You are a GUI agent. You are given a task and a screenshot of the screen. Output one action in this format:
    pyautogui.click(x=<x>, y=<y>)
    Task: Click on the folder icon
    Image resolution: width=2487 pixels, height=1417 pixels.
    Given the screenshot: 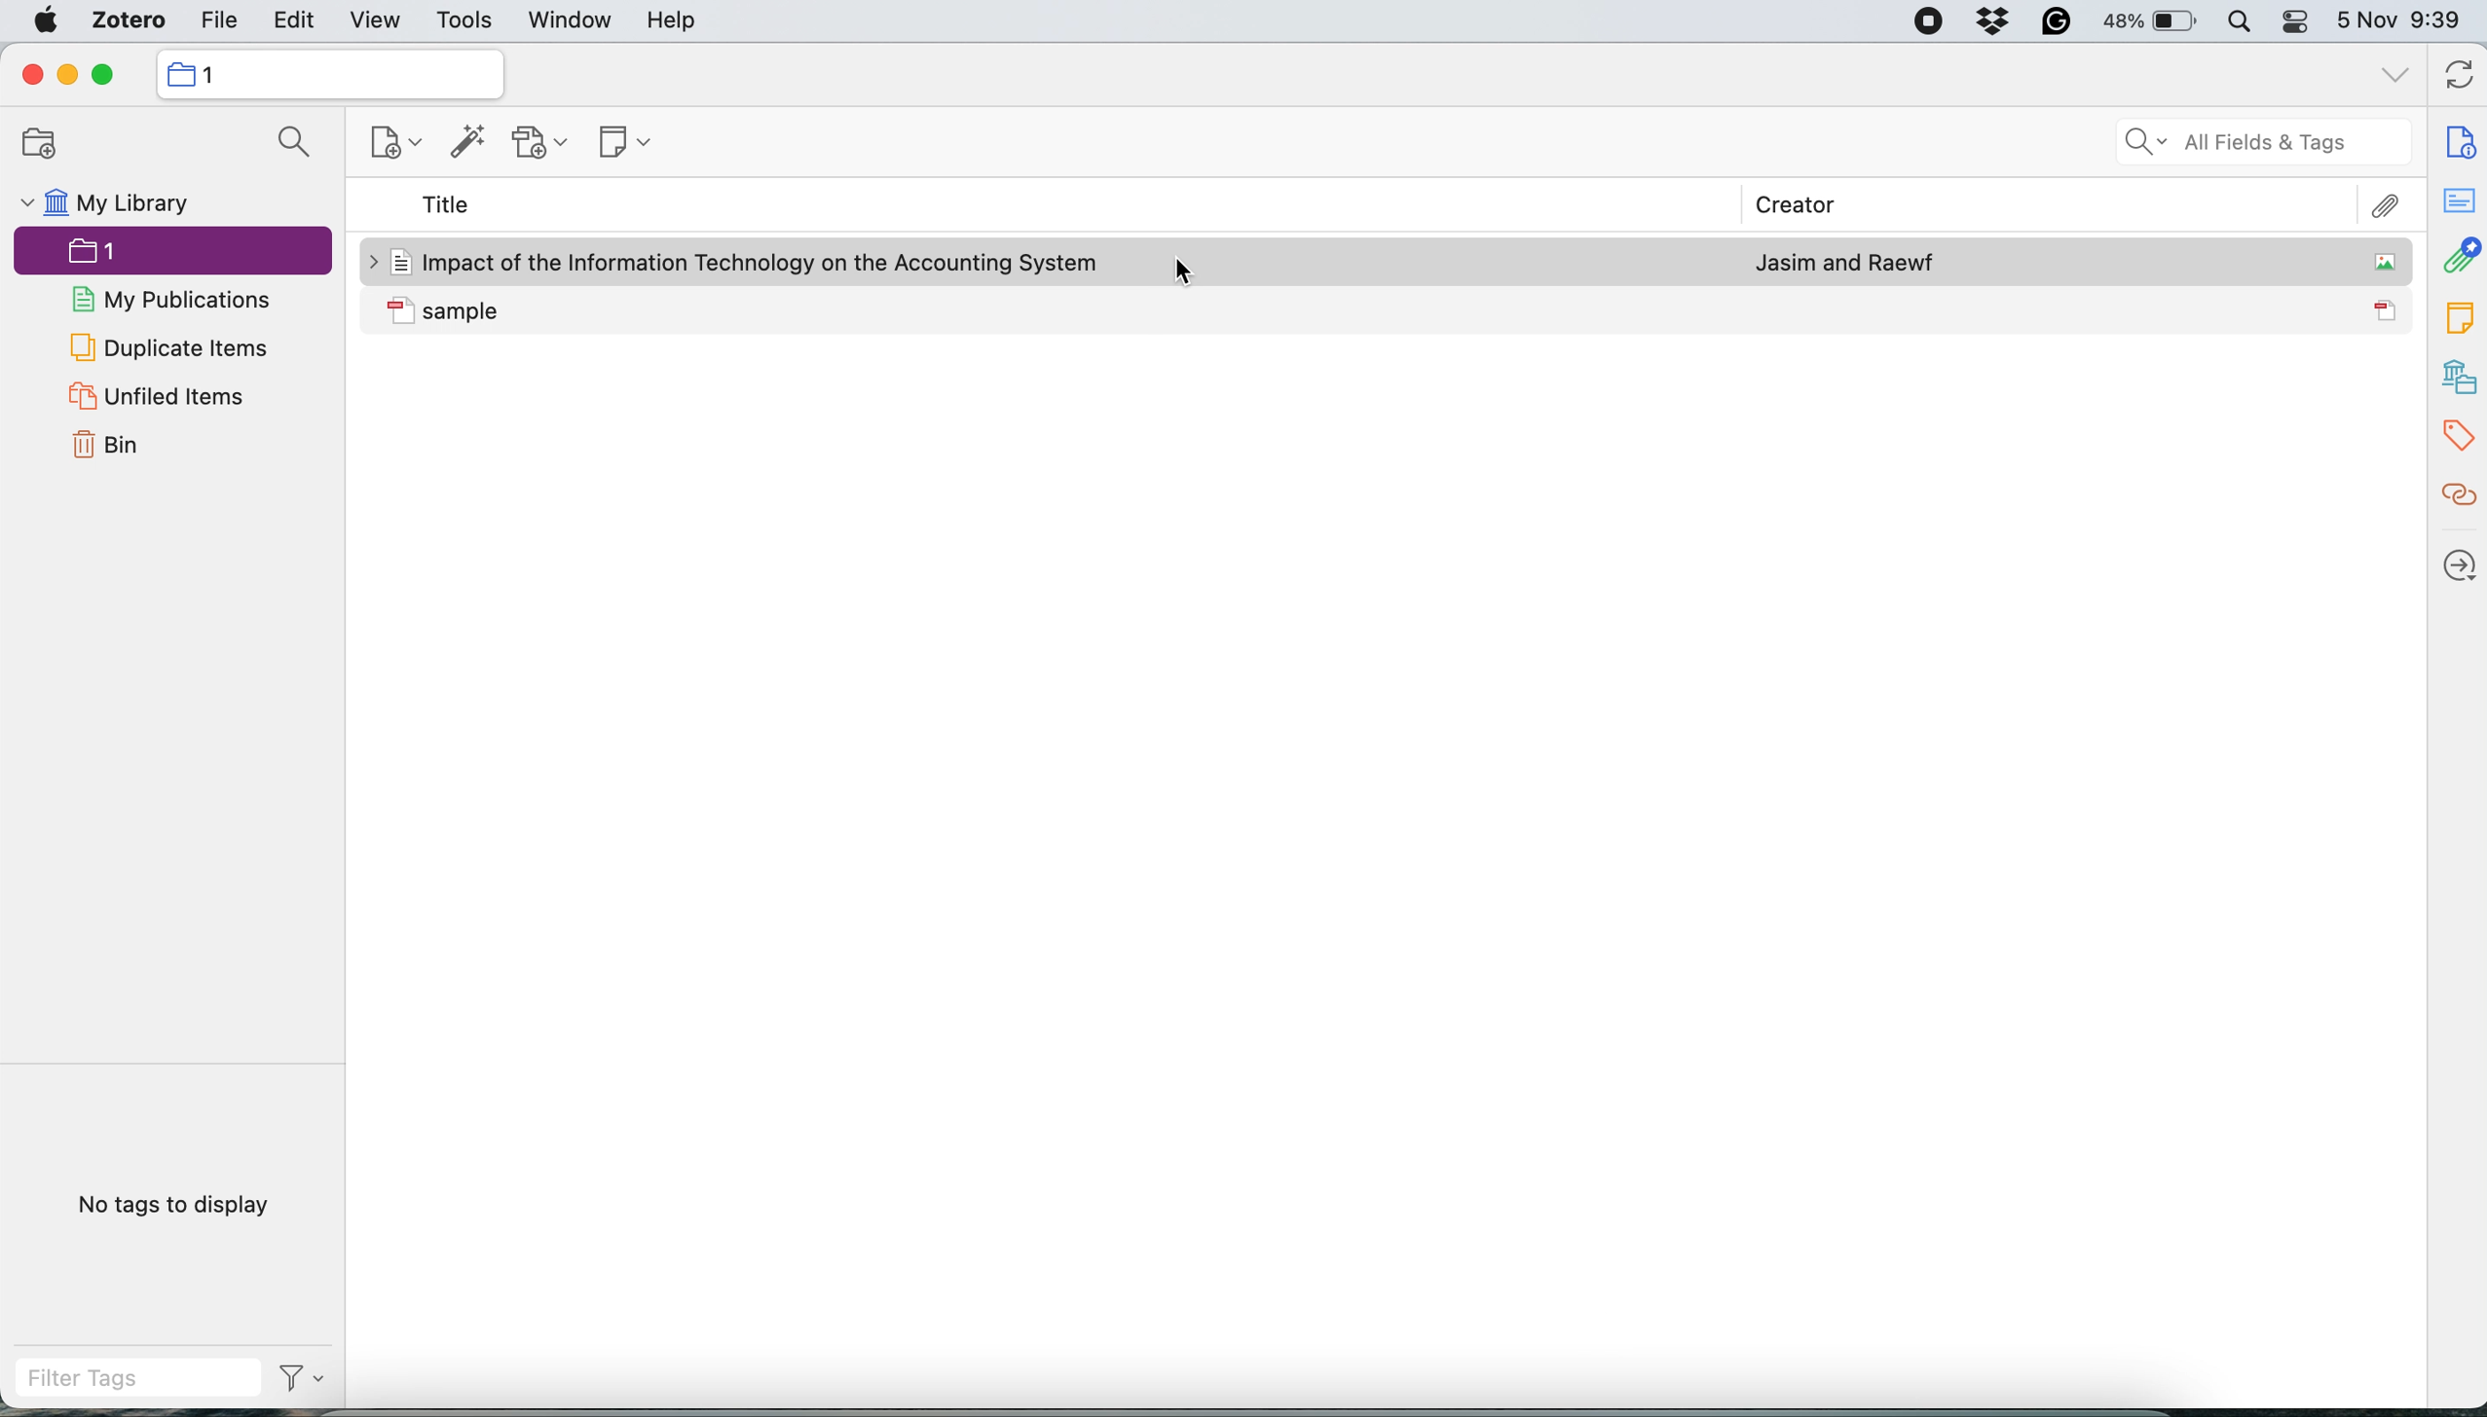 What is the action you would take?
    pyautogui.click(x=179, y=74)
    